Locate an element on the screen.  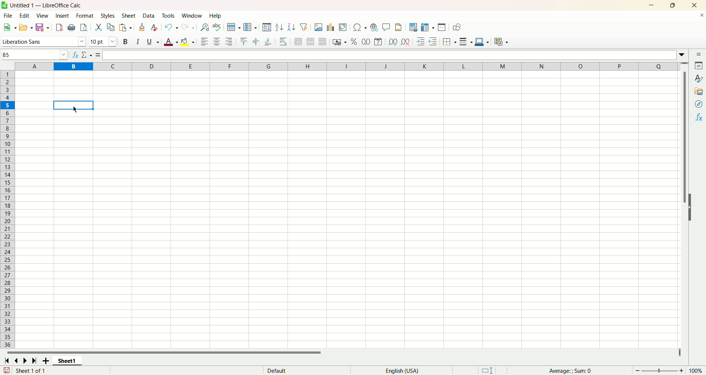
standard selection is located at coordinates (488, 371).